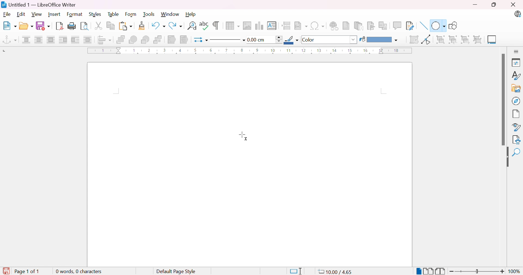 The height and width of the screenshot is (275, 523). I want to click on Print, so click(72, 26).